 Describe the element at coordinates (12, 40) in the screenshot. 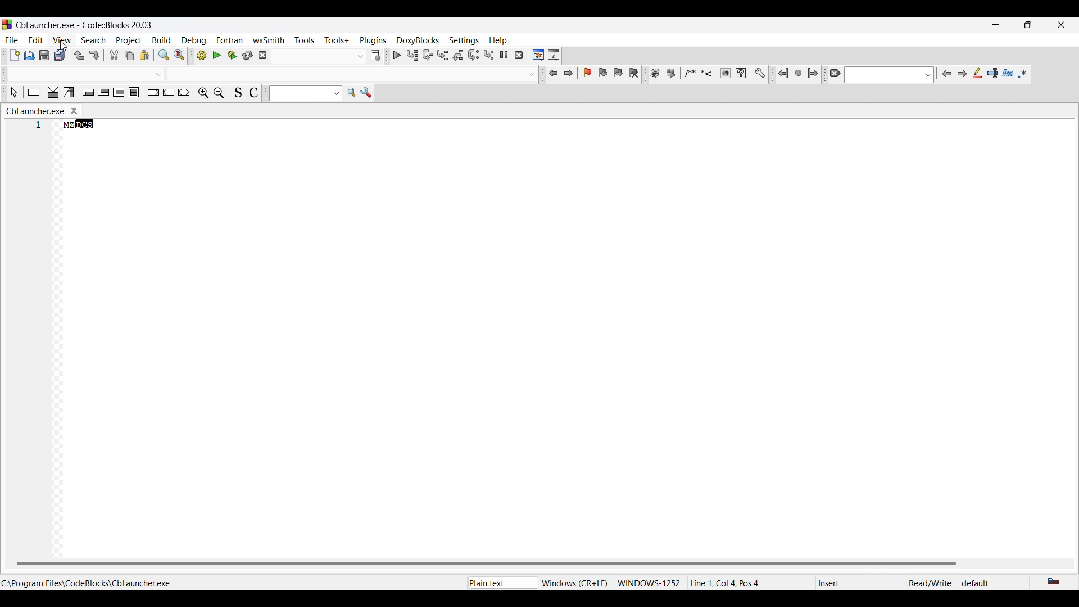

I see `File menu` at that location.